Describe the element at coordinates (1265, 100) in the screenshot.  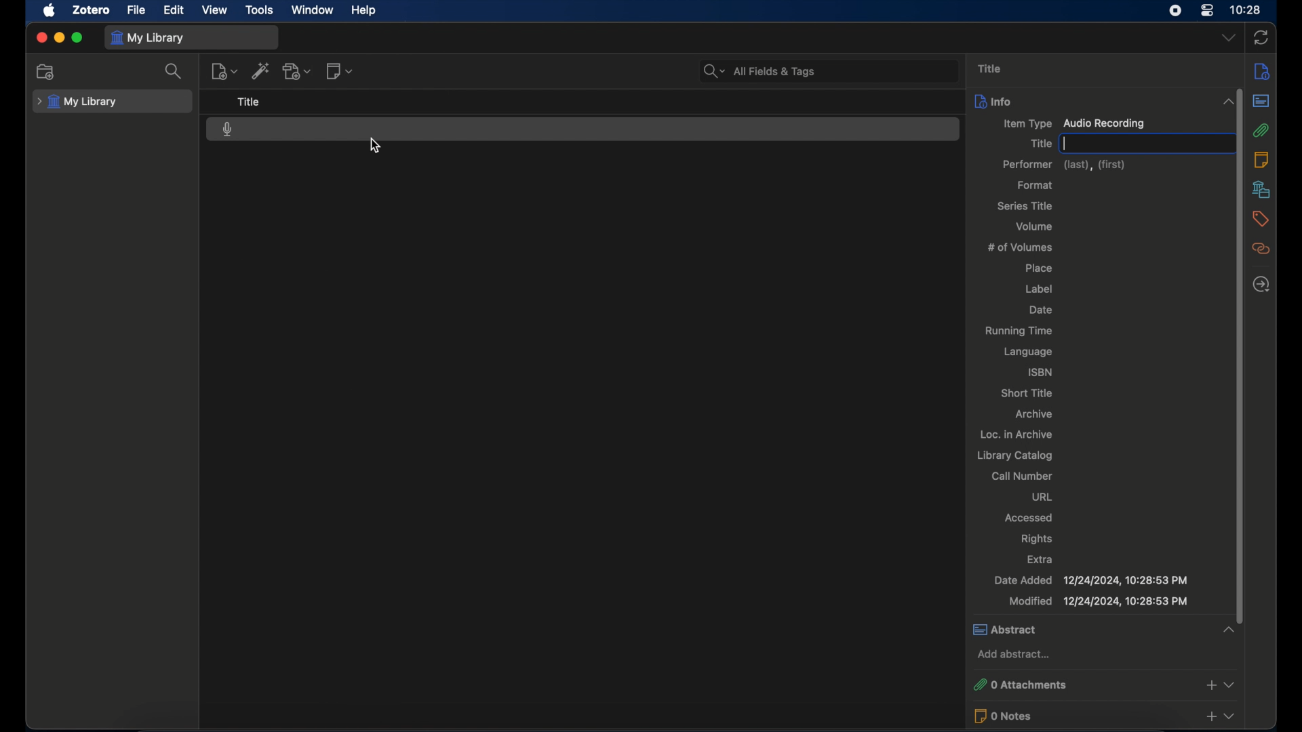
I see `abstract` at that location.